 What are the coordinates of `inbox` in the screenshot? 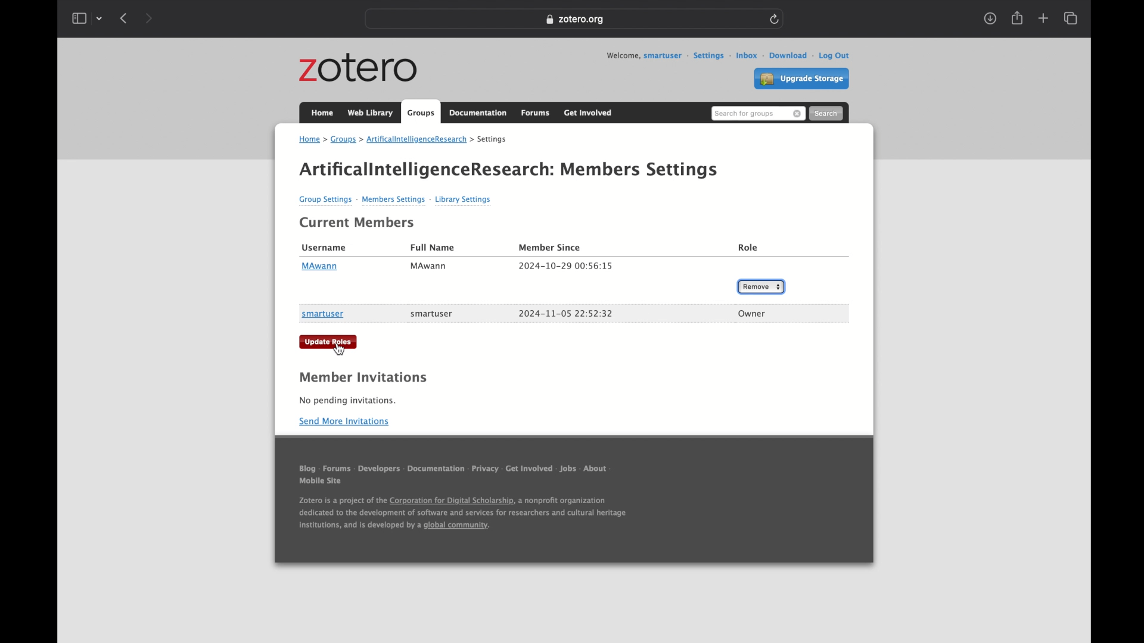 It's located at (742, 55).